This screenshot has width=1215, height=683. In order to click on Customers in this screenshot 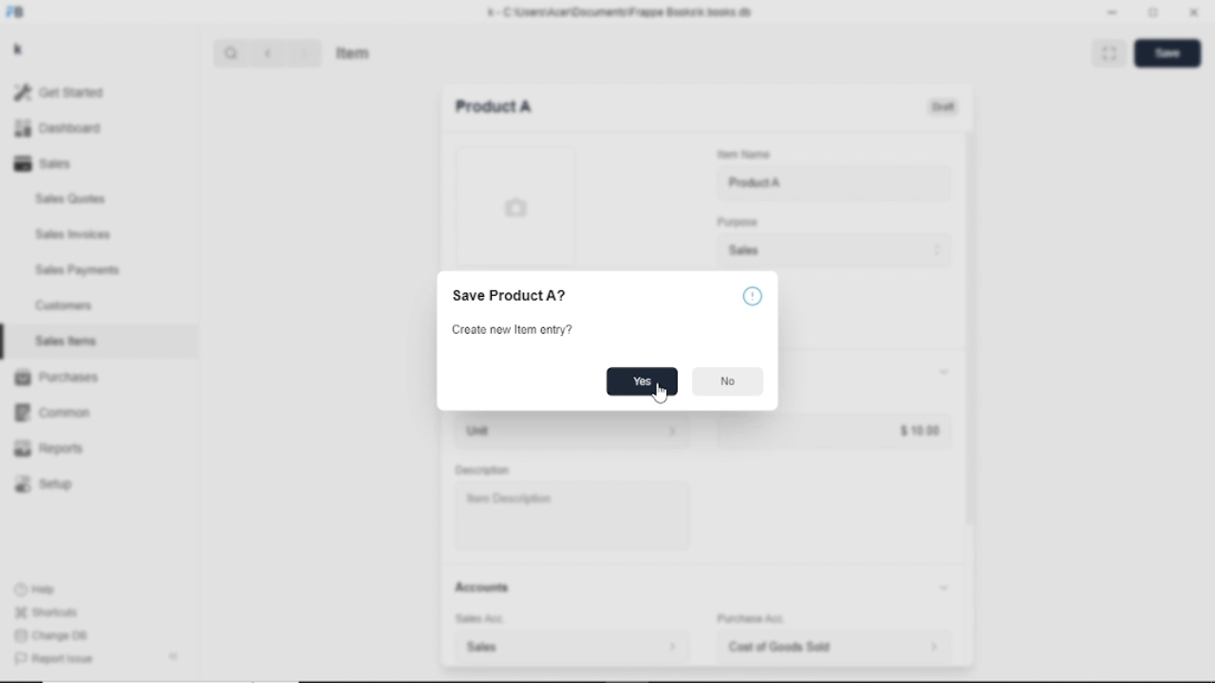, I will do `click(65, 305)`.